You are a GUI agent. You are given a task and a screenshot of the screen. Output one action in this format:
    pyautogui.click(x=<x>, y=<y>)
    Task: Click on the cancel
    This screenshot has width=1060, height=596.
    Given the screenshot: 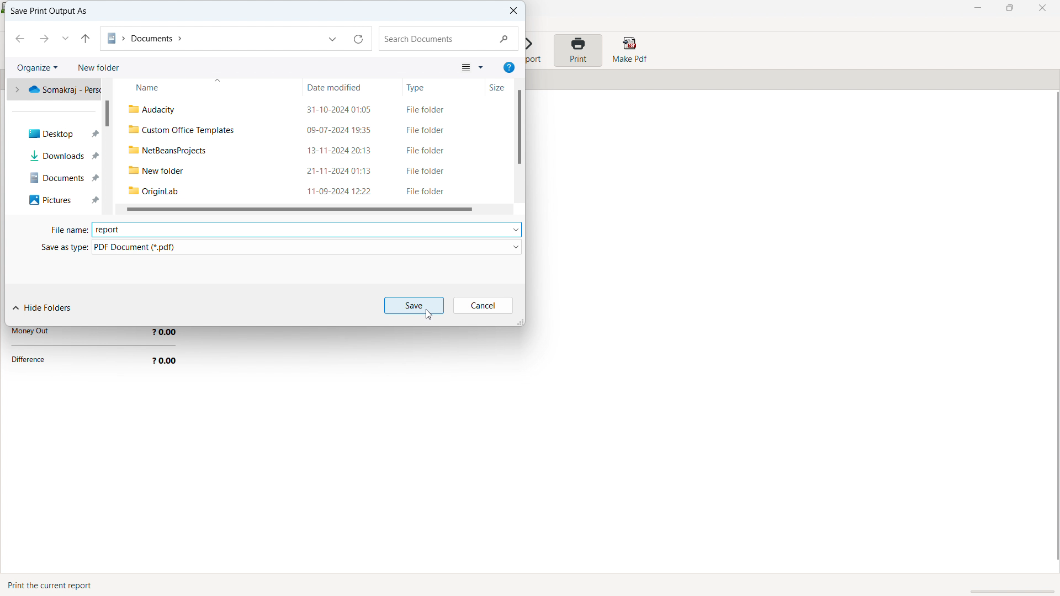 What is the action you would take?
    pyautogui.click(x=483, y=305)
    